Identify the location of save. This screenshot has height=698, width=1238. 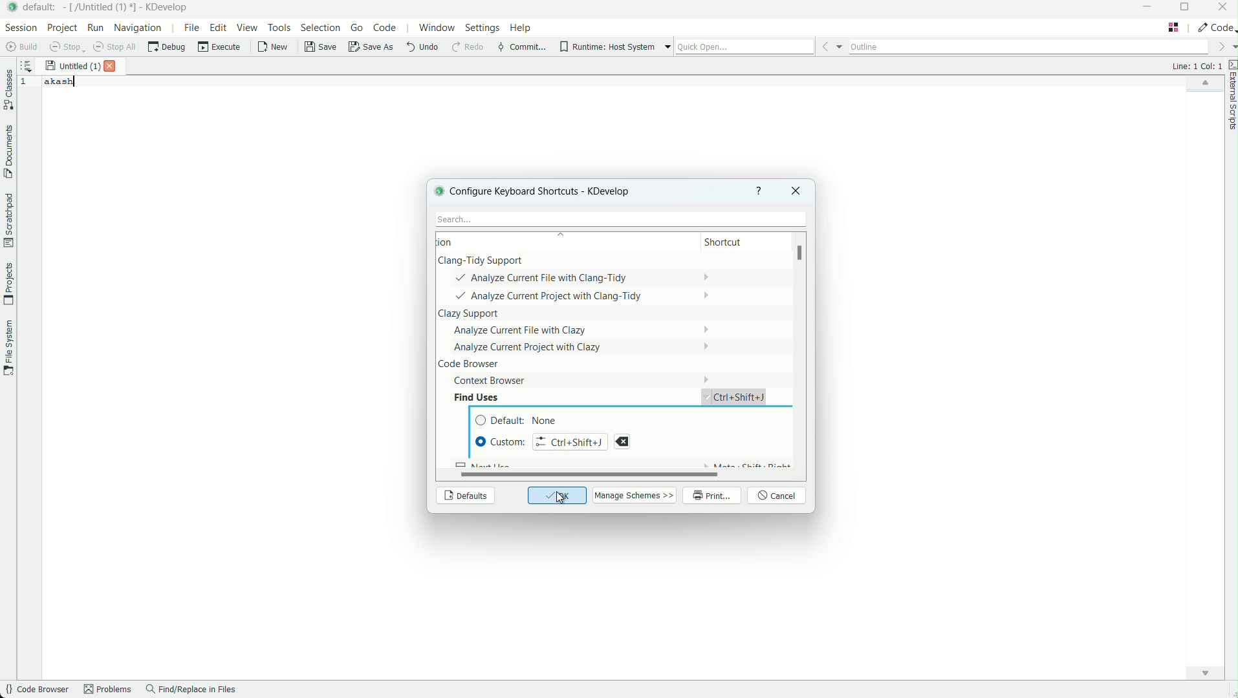
(321, 47).